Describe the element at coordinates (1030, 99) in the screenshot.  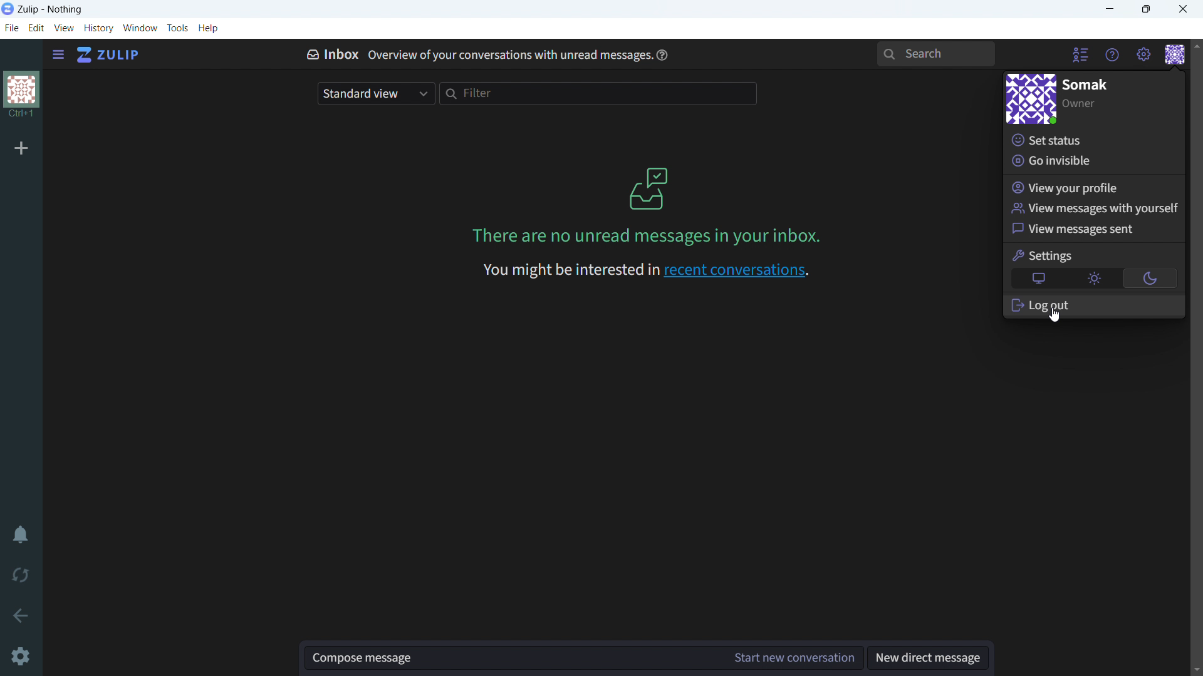
I see `profile picture` at that location.